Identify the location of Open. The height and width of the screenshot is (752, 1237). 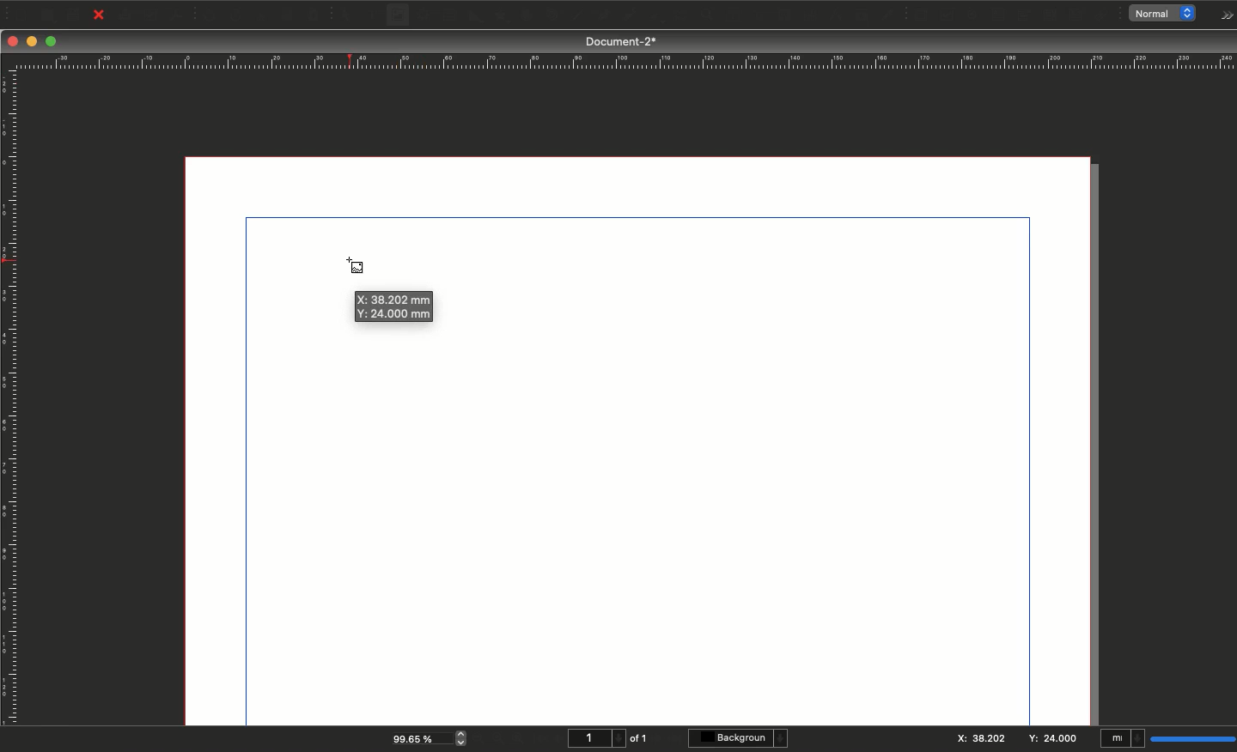
(46, 15).